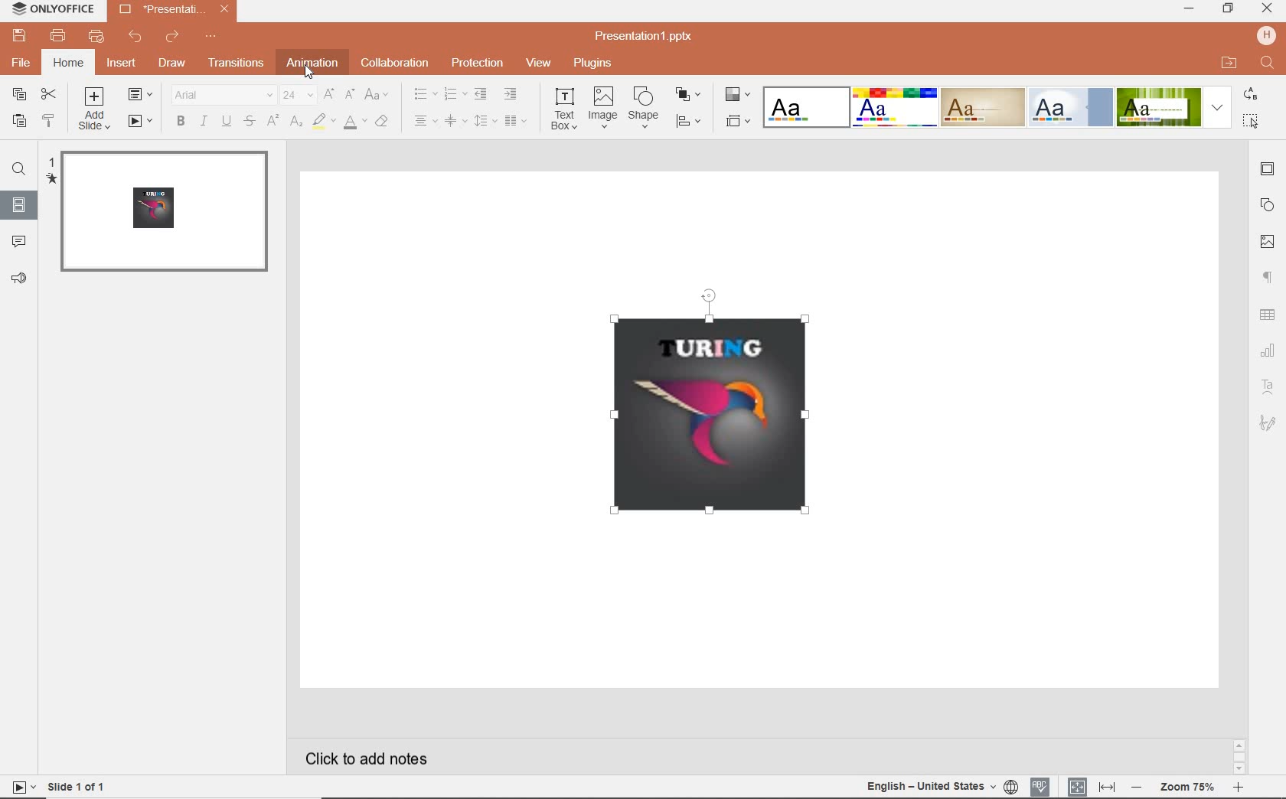 The width and height of the screenshot is (1286, 799). Describe the element at coordinates (135, 35) in the screenshot. I see `undo` at that location.